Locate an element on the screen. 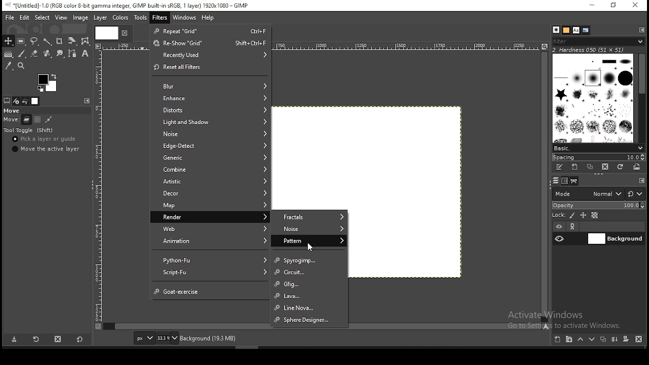  combine is located at coordinates (210, 169).